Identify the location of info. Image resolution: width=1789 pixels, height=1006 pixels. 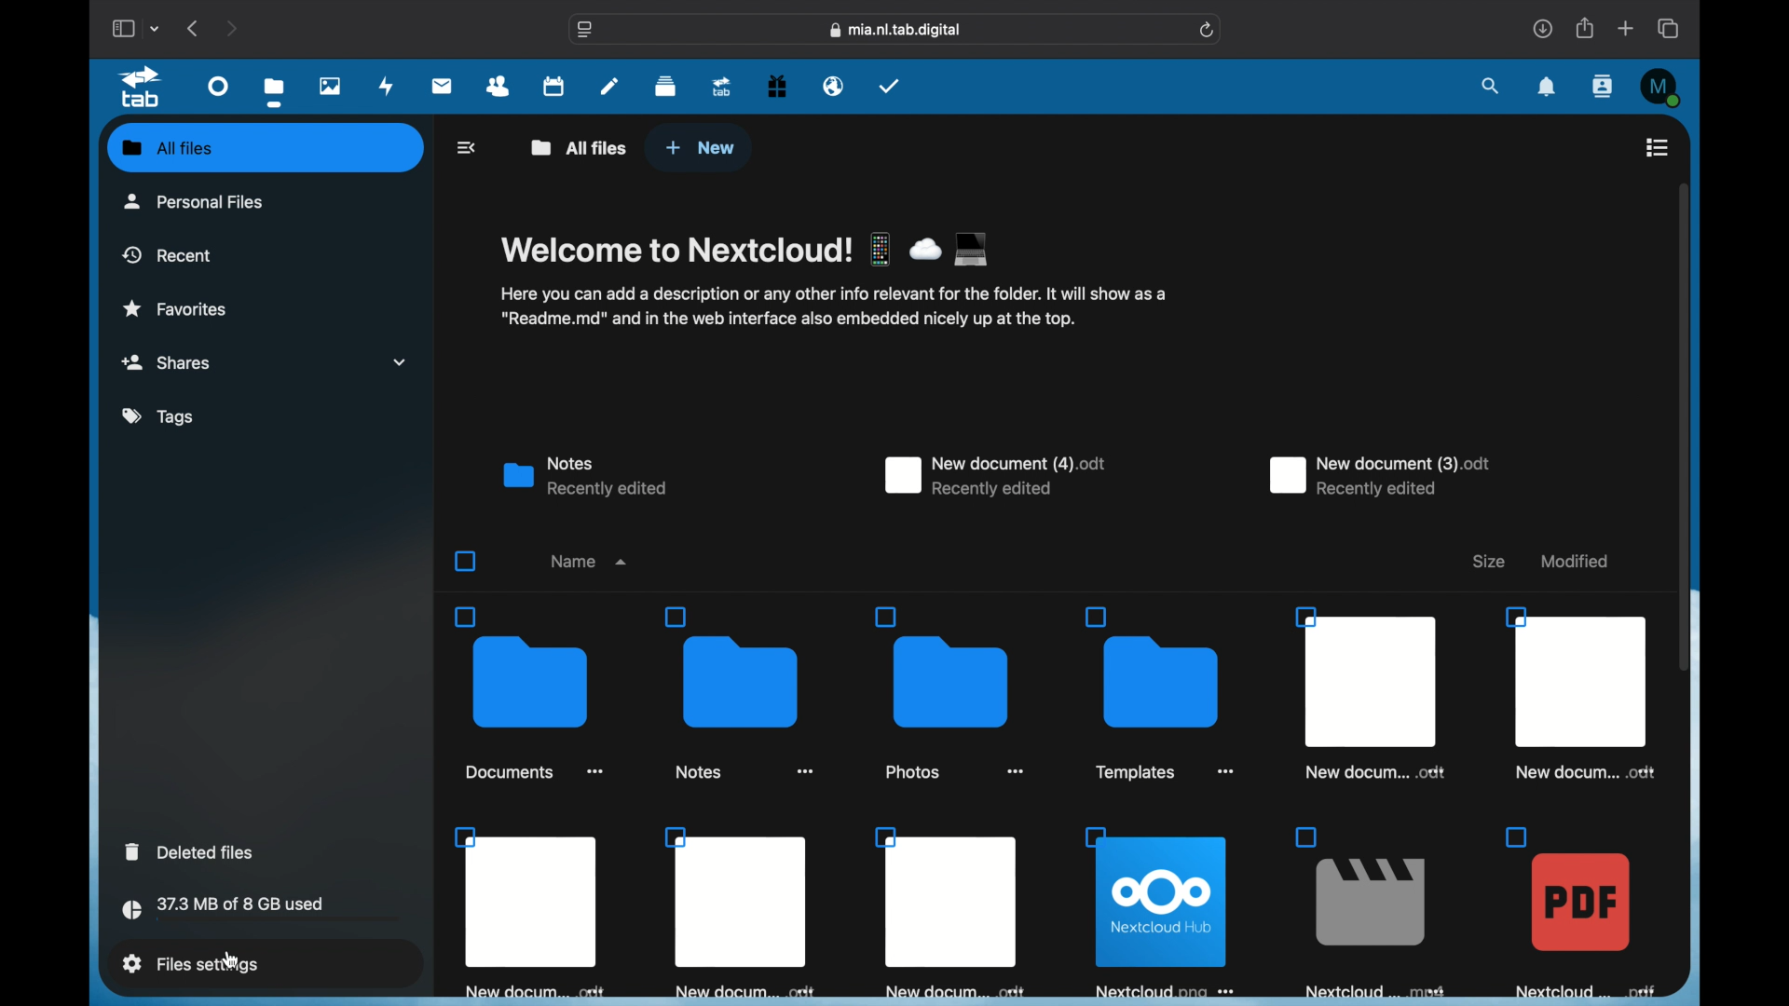
(831, 307).